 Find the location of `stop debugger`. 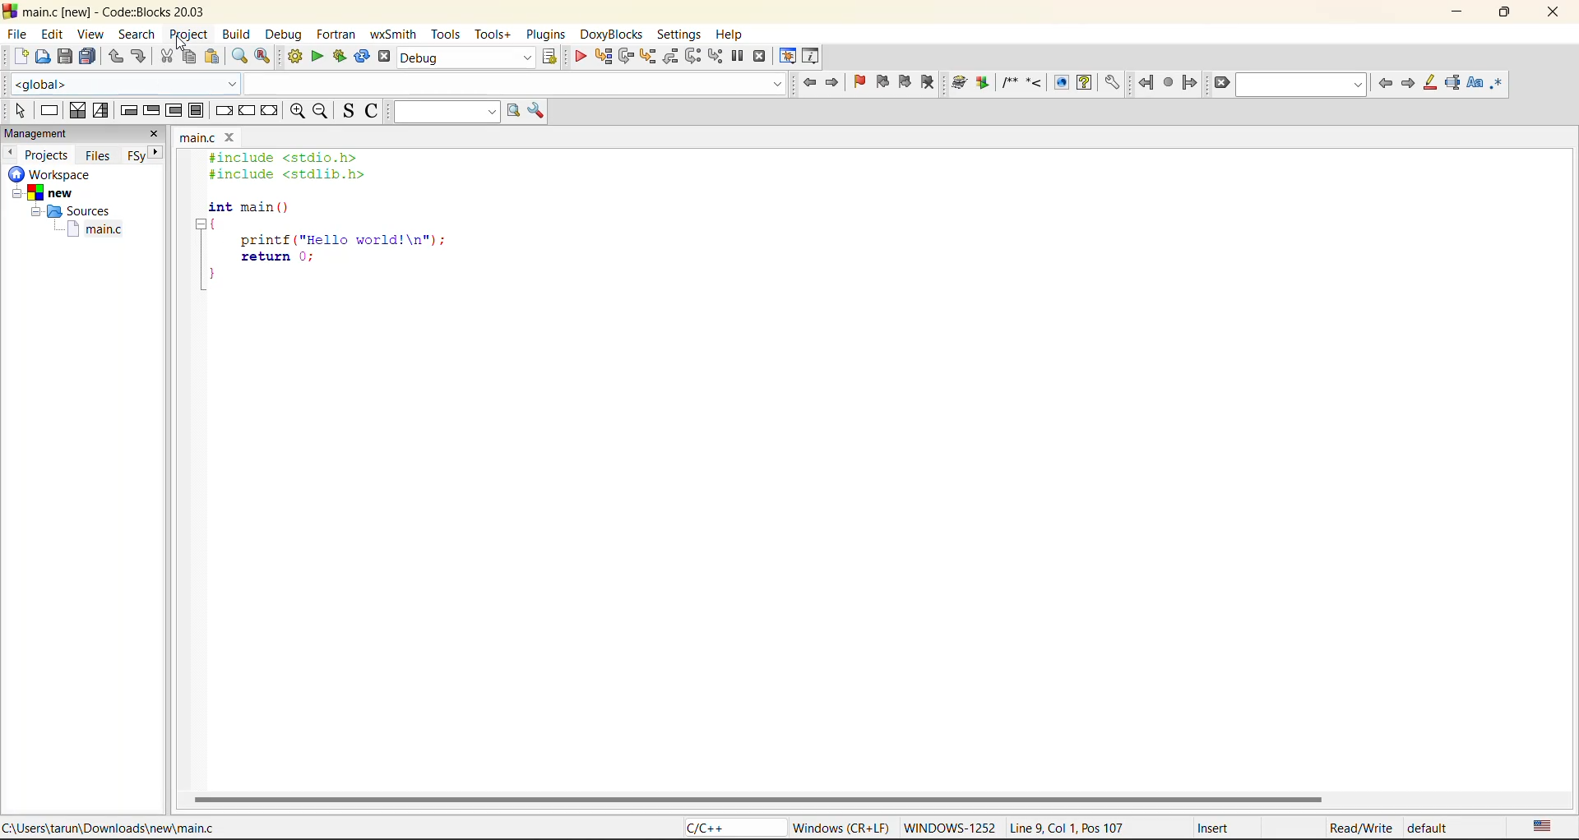

stop debugger is located at coordinates (760, 56).